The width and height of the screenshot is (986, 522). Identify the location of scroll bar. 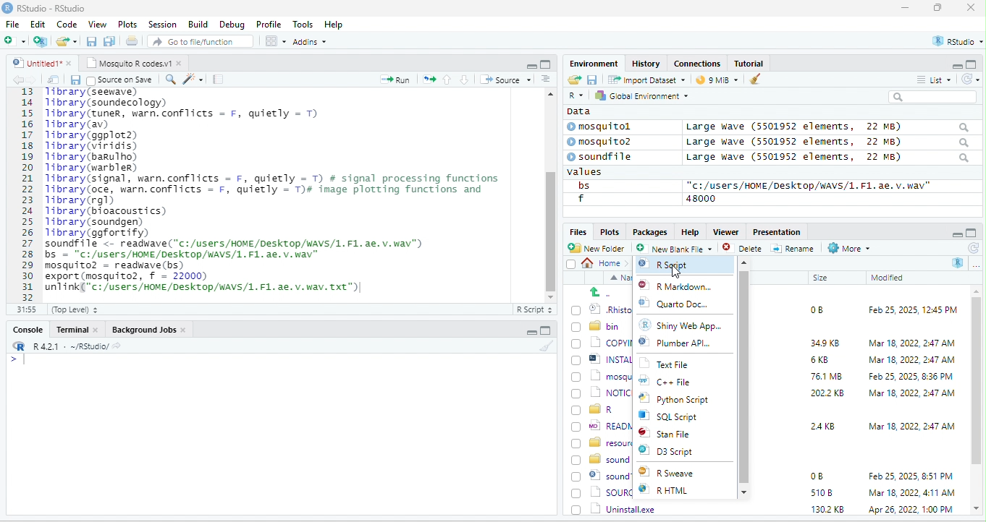
(977, 401).